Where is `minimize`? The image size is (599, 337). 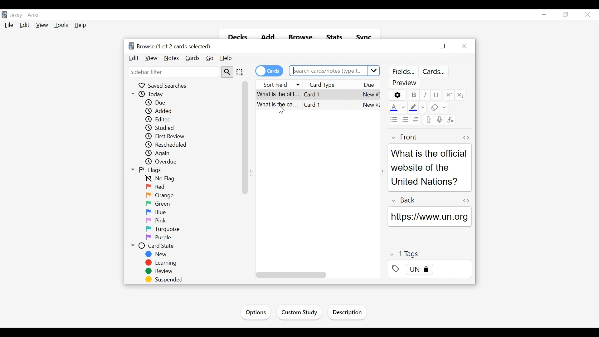 minimize is located at coordinates (545, 15).